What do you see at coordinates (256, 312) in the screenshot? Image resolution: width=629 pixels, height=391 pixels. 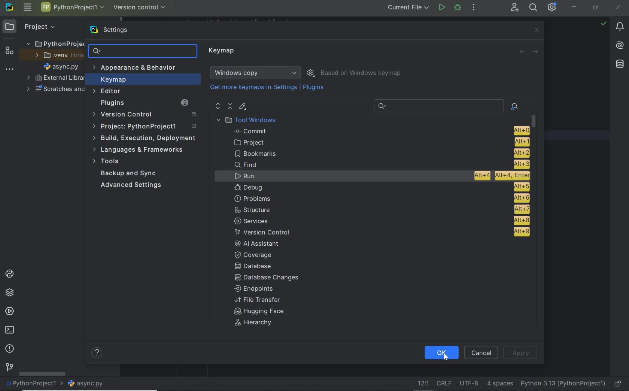 I see `Hugging face` at bounding box center [256, 312].